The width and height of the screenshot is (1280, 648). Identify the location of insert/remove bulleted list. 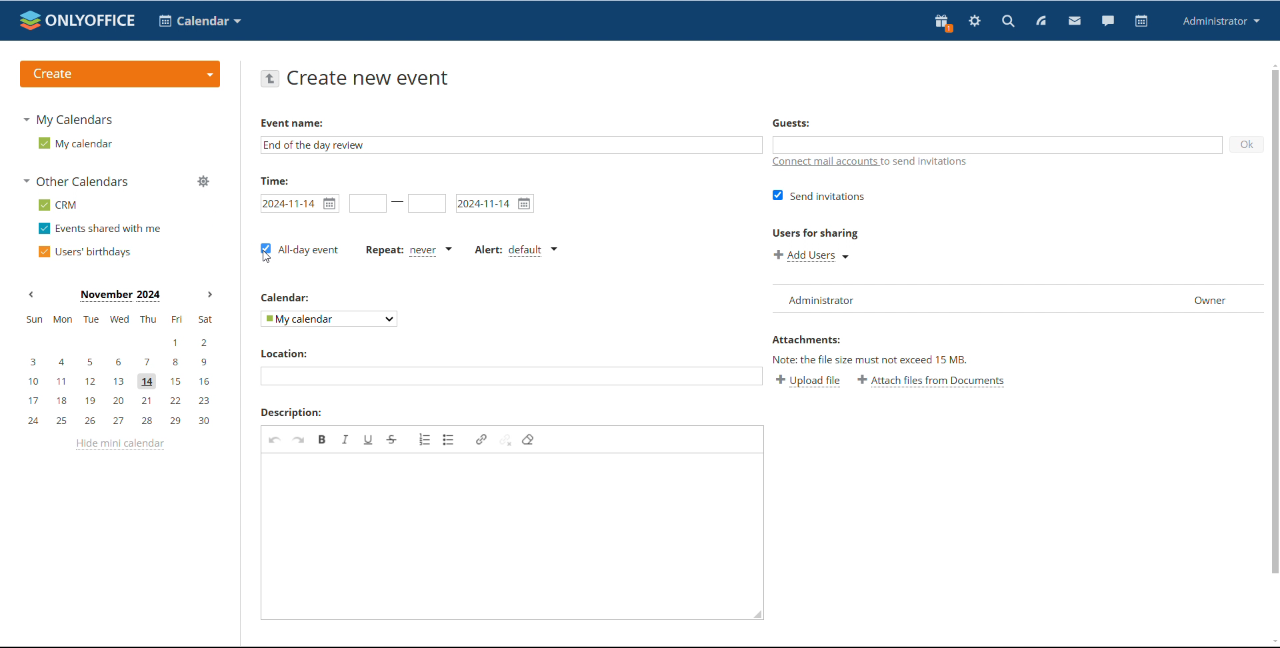
(449, 439).